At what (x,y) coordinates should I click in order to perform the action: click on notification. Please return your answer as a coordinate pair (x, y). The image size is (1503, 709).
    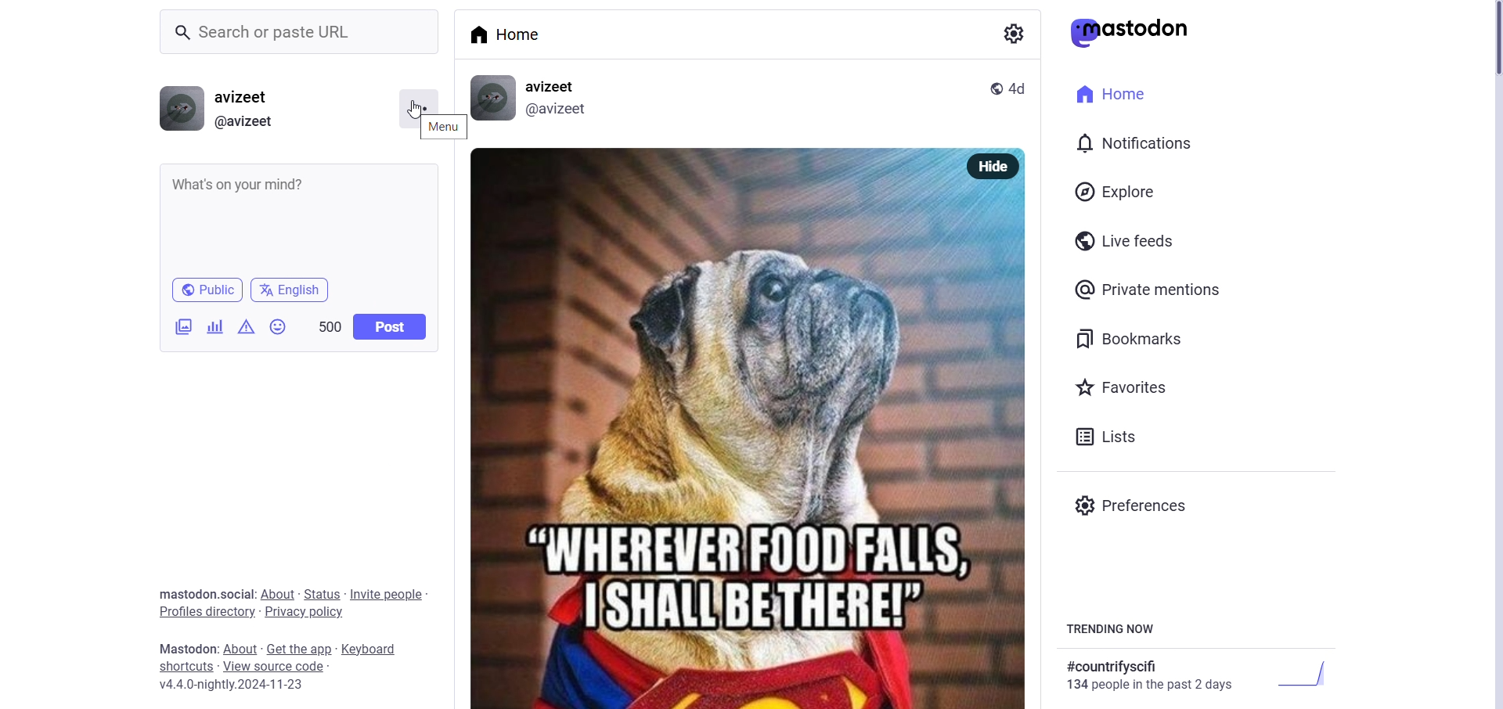
    Looking at the image, I should click on (1134, 142).